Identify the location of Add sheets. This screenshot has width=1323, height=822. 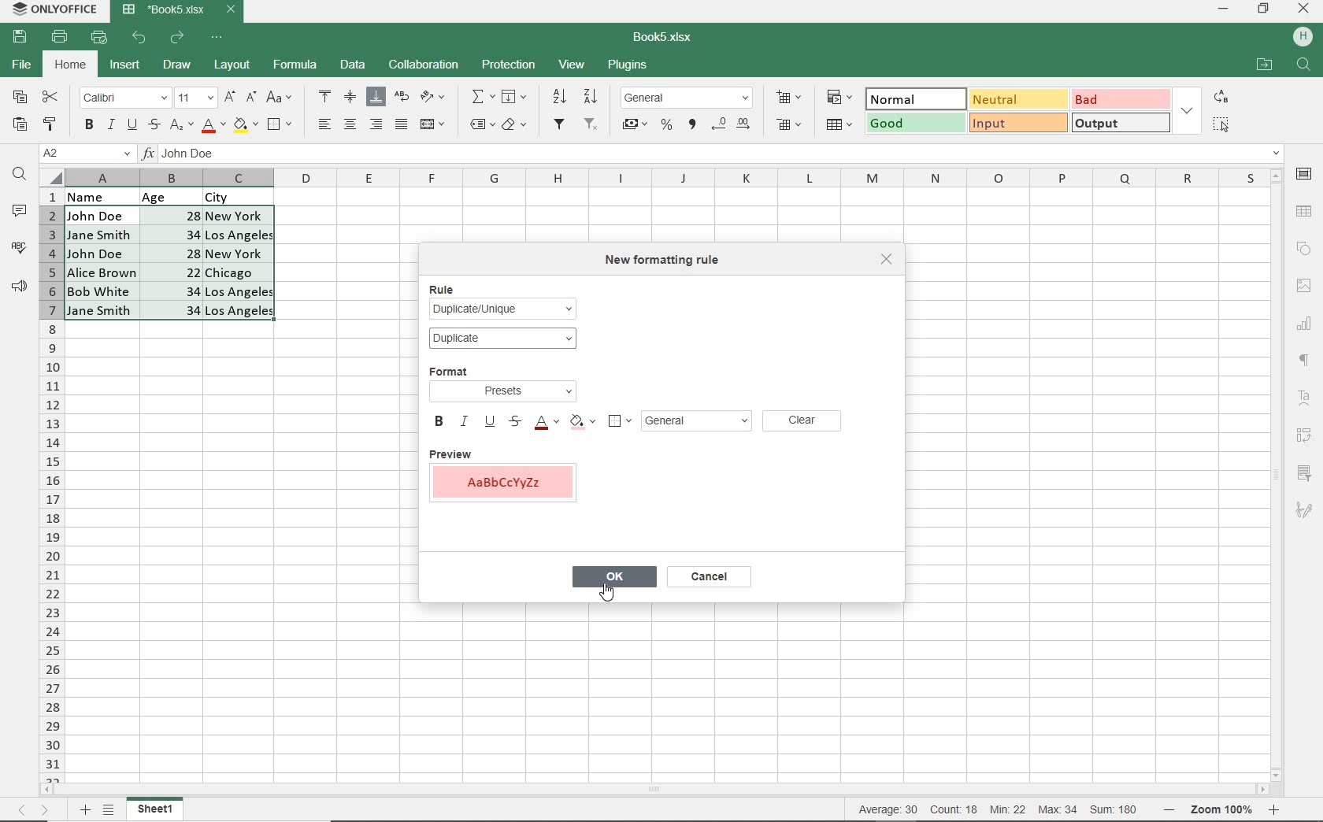
(83, 809).